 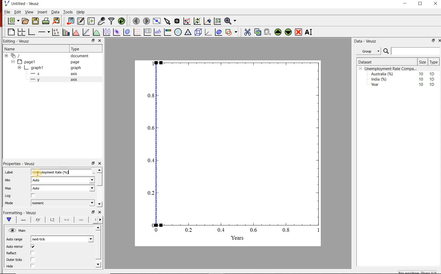 I want to click on rename the widgets, so click(x=310, y=32).